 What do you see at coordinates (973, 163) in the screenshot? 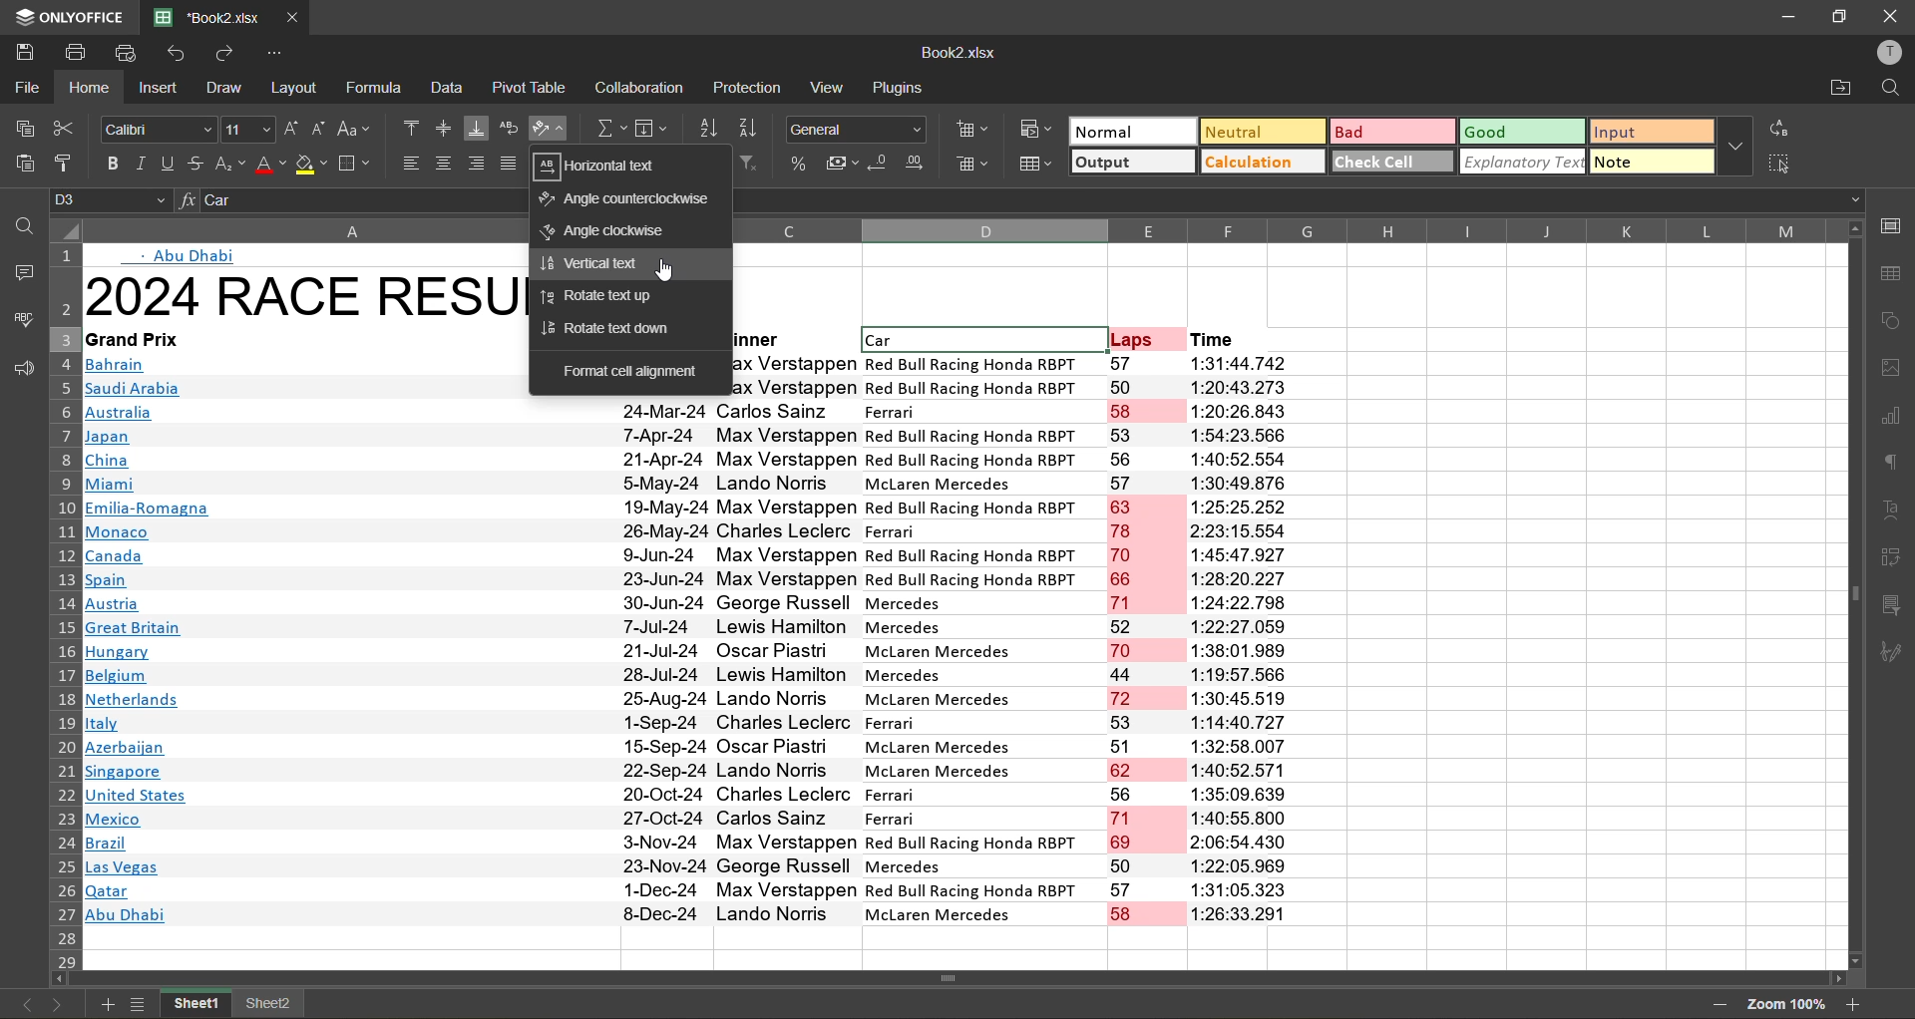
I see `delete cells` at bounding box center [973, 163].